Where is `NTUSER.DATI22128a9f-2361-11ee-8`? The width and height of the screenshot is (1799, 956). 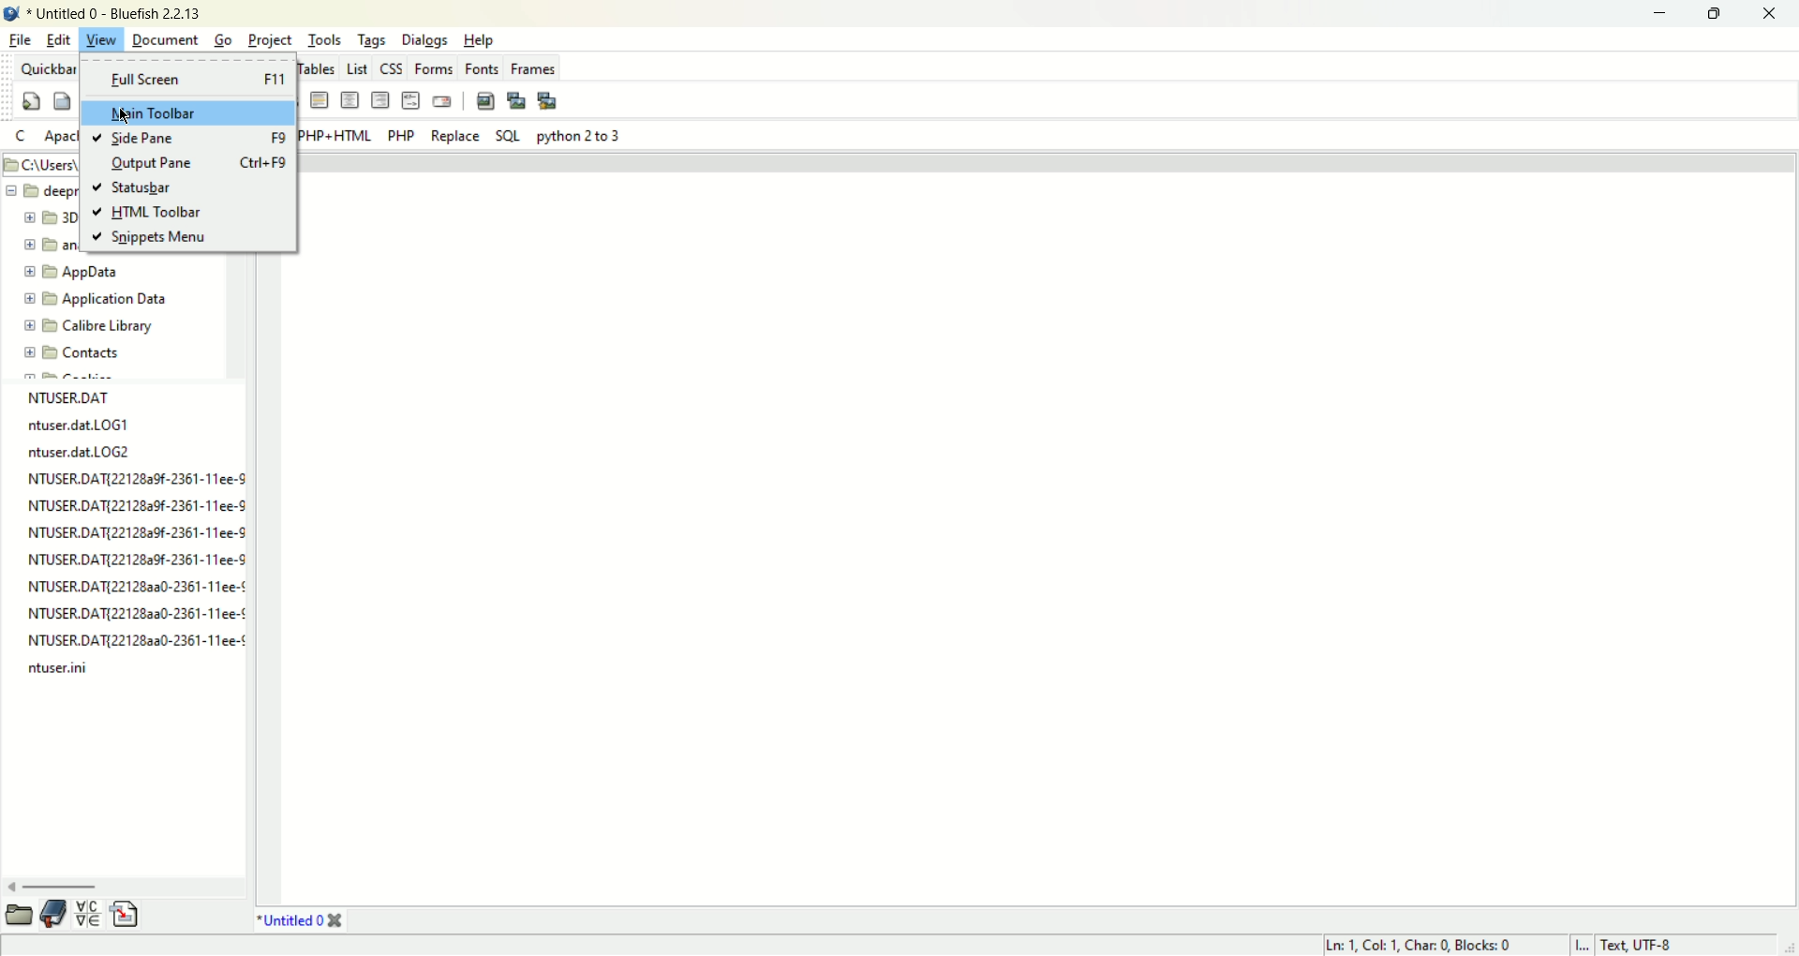
NTUSER.DATI22128a9f-2361-11ee-8 is located at coordinates (138, 558).